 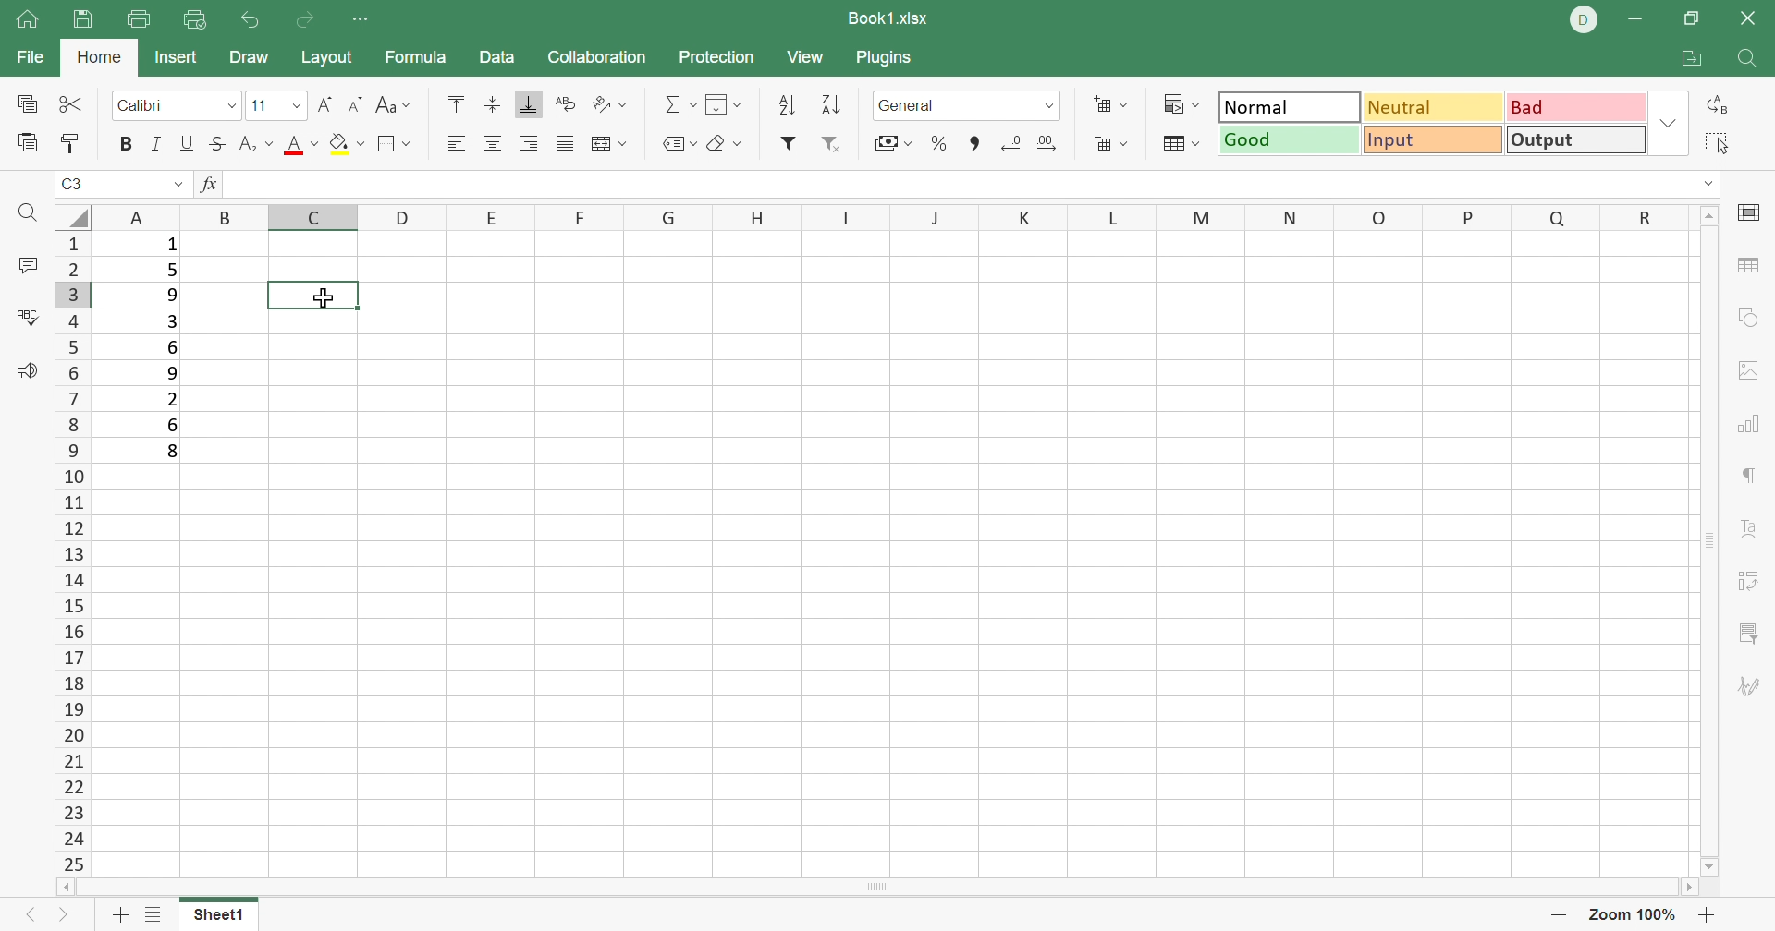 What do you see at coordinates (171, 272) in the screenshot?
I see `5` at bounding box center [171, 272].